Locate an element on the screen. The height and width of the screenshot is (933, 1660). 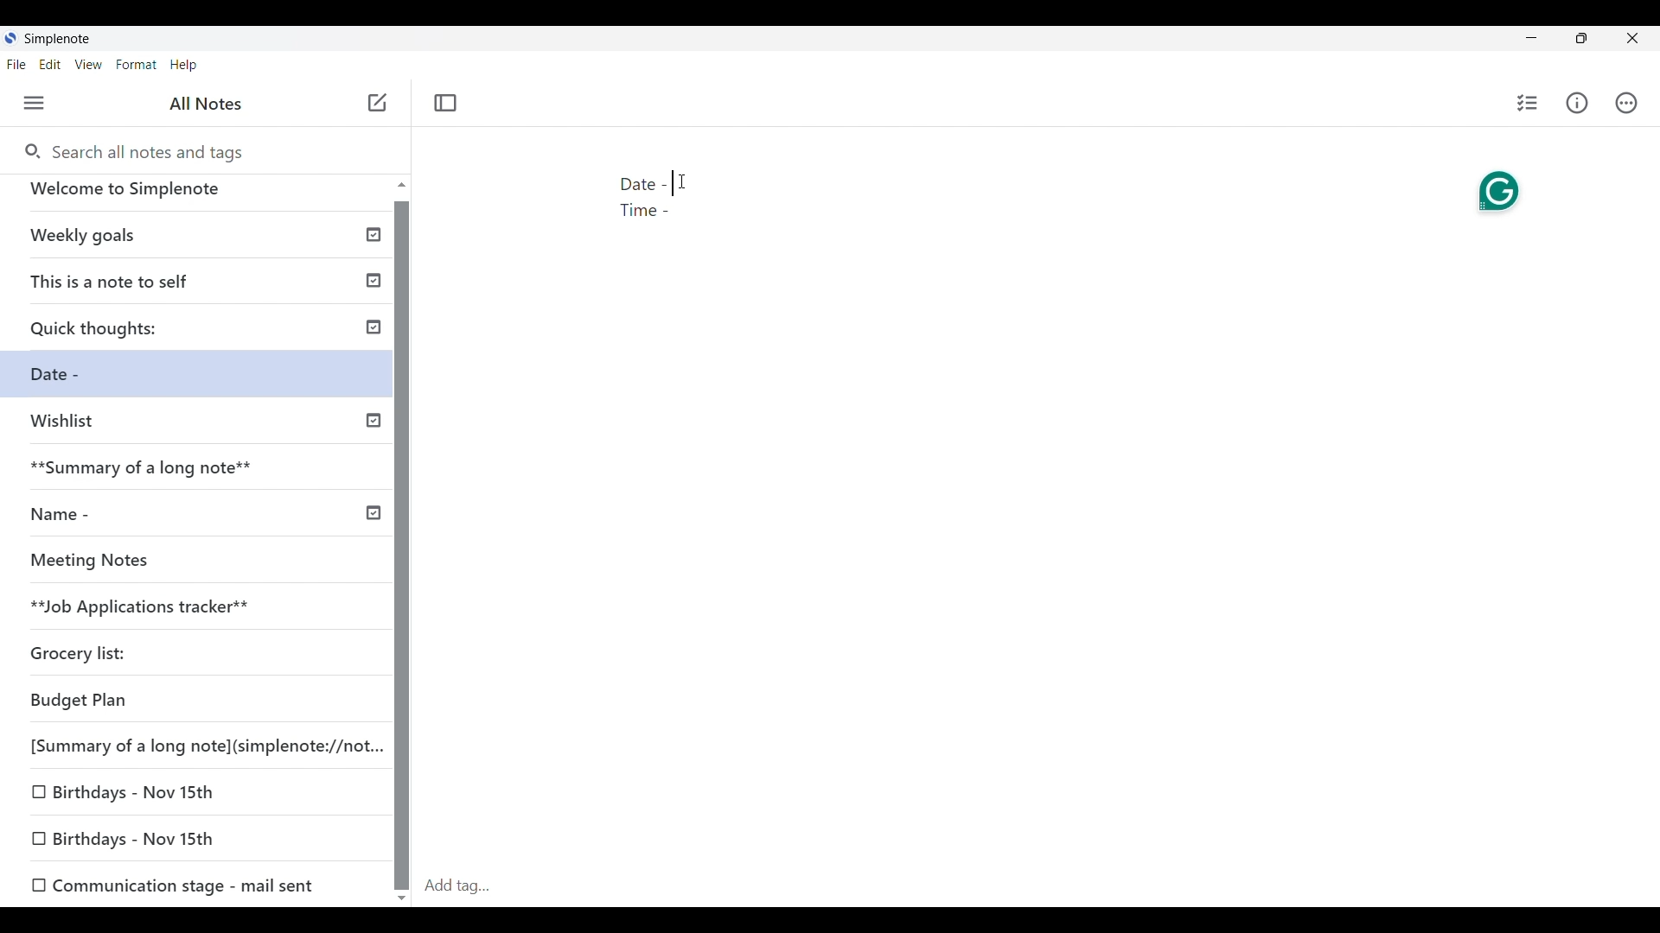
Unpublished note is located at coordinates (142, 564).